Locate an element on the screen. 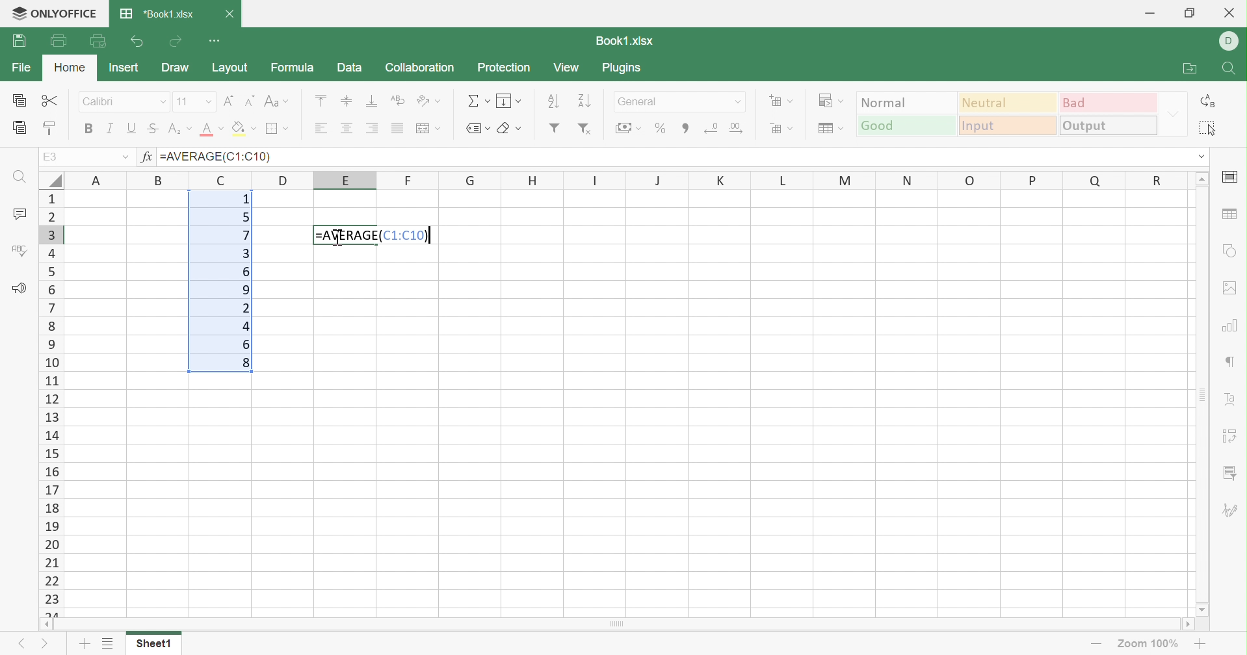  8 is located at coordinates (244, 363).